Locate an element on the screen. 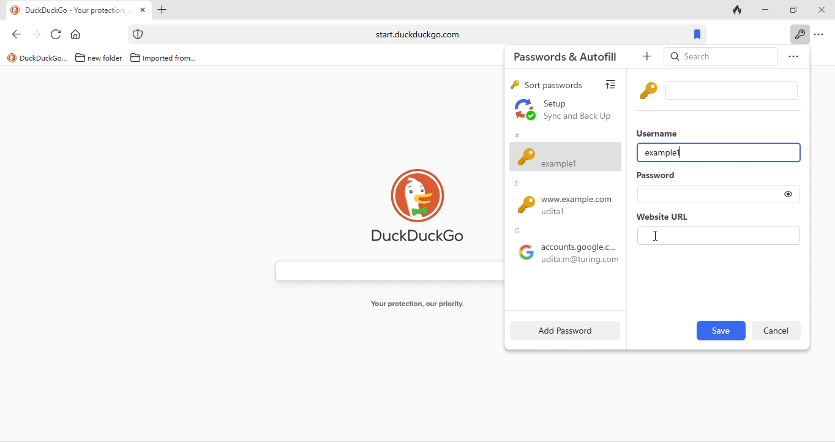 The height and width of the screenshot is (442, 835). home is located at coordinates (77, 34).